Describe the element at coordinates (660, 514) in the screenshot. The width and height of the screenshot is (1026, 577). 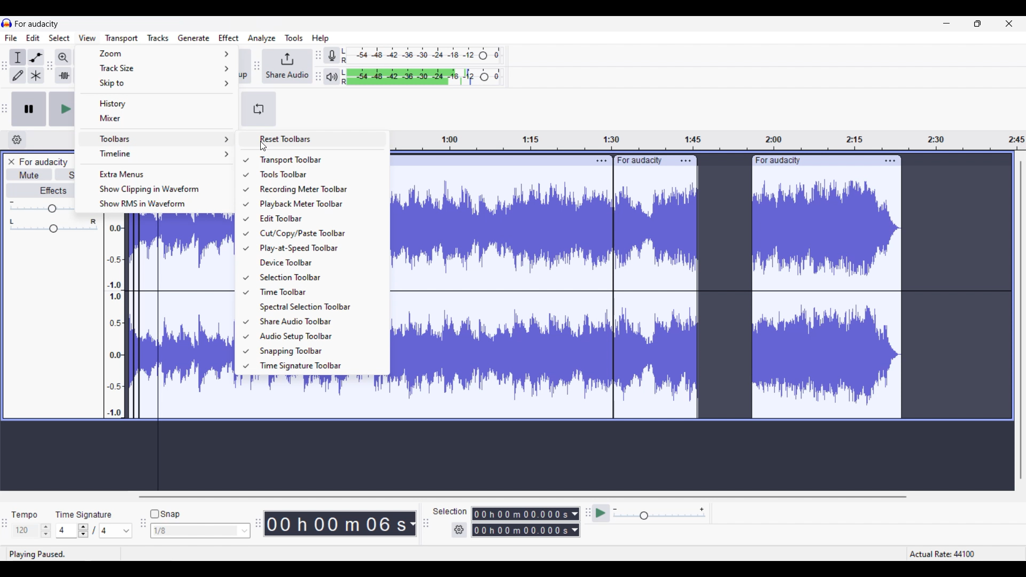
I see `Playback speed scale` at that location.